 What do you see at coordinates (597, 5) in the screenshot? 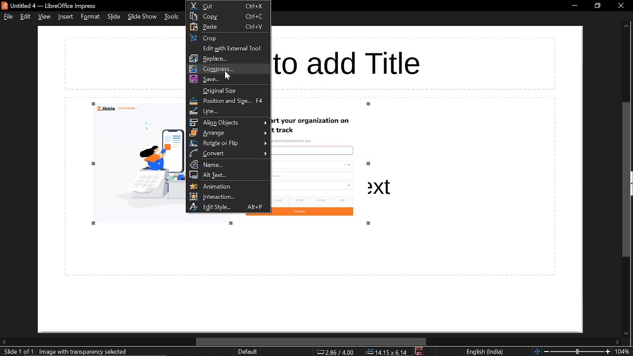
I see `restore down` at bounding box center [597, 5].